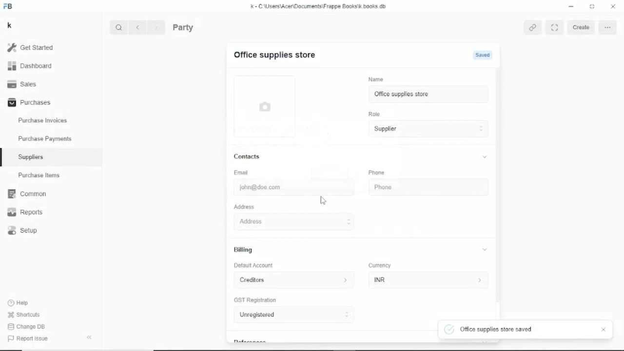  What do you see at coordinates (42, 119) in the screenshot?
I see `Purchase invoices` at bounding box center [42, 119].